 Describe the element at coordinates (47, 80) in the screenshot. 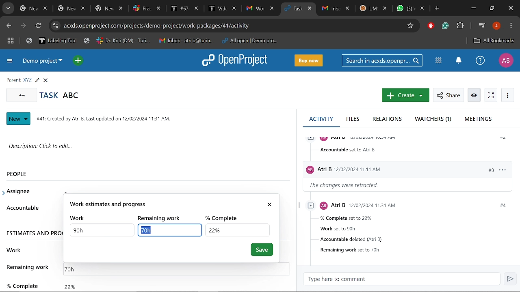

I see `CLose` at that location.